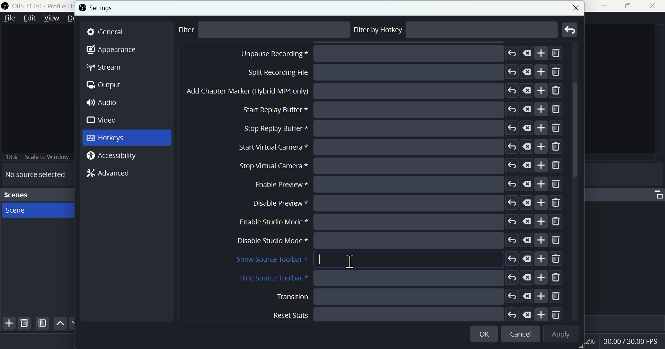 This screenshot has height=349, width=665. What do you see at coordinates (401, 146) in the screenshot?
I see `Split recording file` at bounding box center [401, 146].